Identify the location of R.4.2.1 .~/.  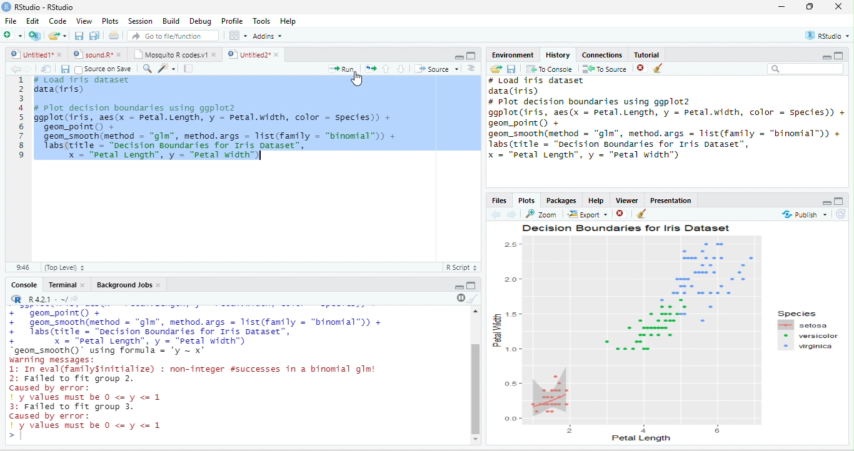
(44, 300).